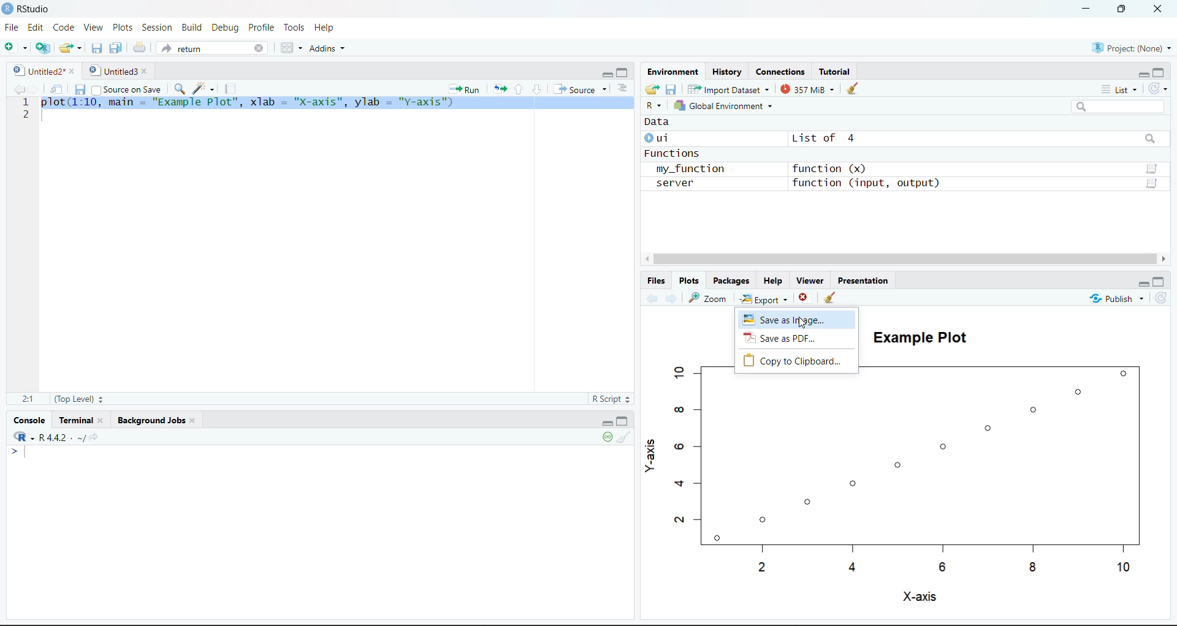 The width and height of the screenshot is (1177, 626). What do you see at coordinates (802, 322) in the screenshot?
I see `Cursor` at bounding box center [802, 322].